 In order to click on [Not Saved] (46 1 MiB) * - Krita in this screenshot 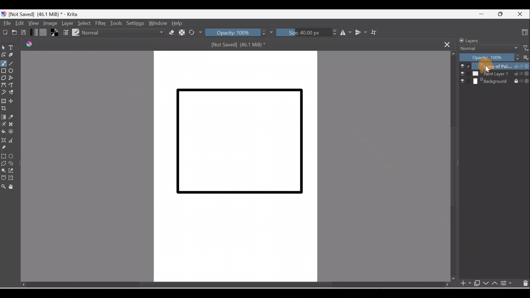, I will do `click(47, 13)`.